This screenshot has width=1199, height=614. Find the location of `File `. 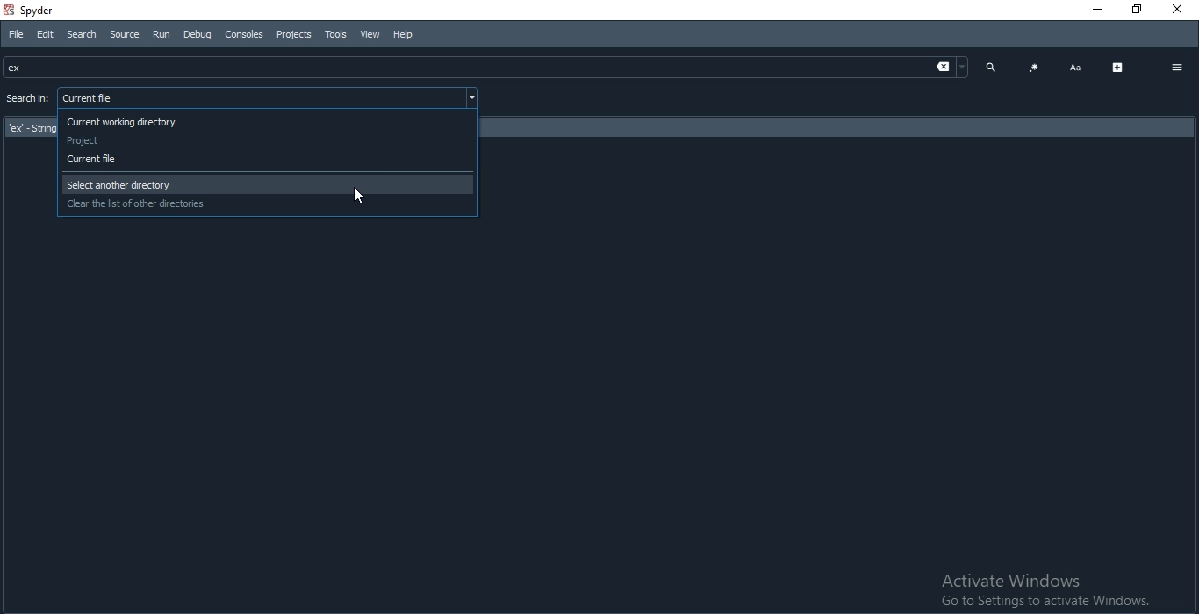

File  is located at coordinates (13, 34).